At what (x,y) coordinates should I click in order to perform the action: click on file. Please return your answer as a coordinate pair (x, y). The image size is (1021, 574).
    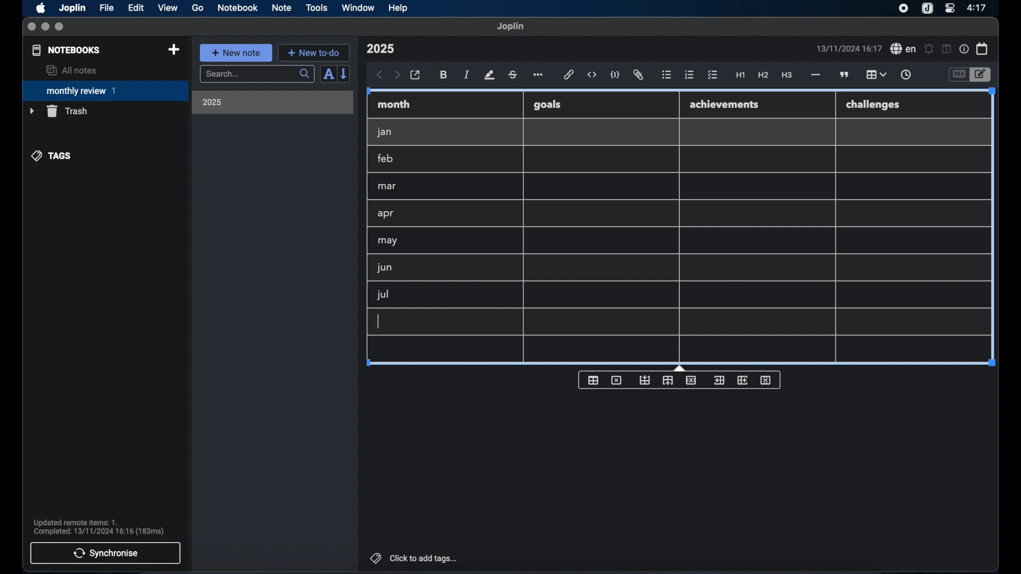
    Looking at the image, I should click on (106, 8).